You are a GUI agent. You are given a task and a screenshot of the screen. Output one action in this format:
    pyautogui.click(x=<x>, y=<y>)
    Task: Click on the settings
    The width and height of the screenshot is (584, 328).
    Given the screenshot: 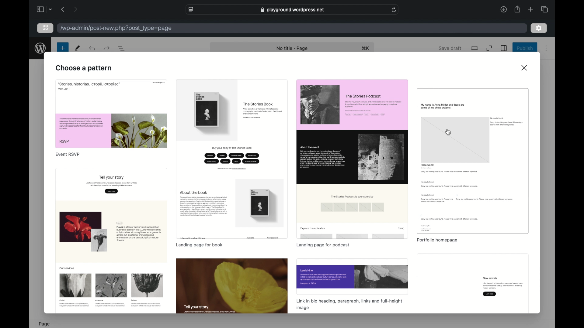 What is the action you would take?
    pyautogui.click(x=539, y=28)
    